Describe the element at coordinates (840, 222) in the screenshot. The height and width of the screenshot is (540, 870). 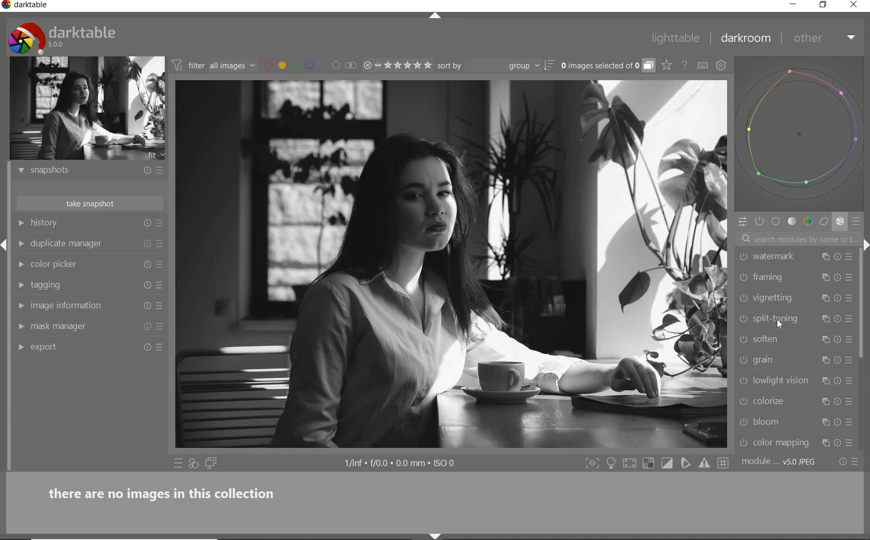
I see `effect` at that location.